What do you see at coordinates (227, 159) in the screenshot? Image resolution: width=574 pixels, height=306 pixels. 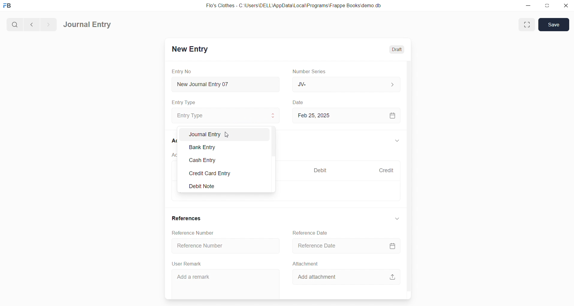 I see `Cash Entry` at bounding box center [227, 159].